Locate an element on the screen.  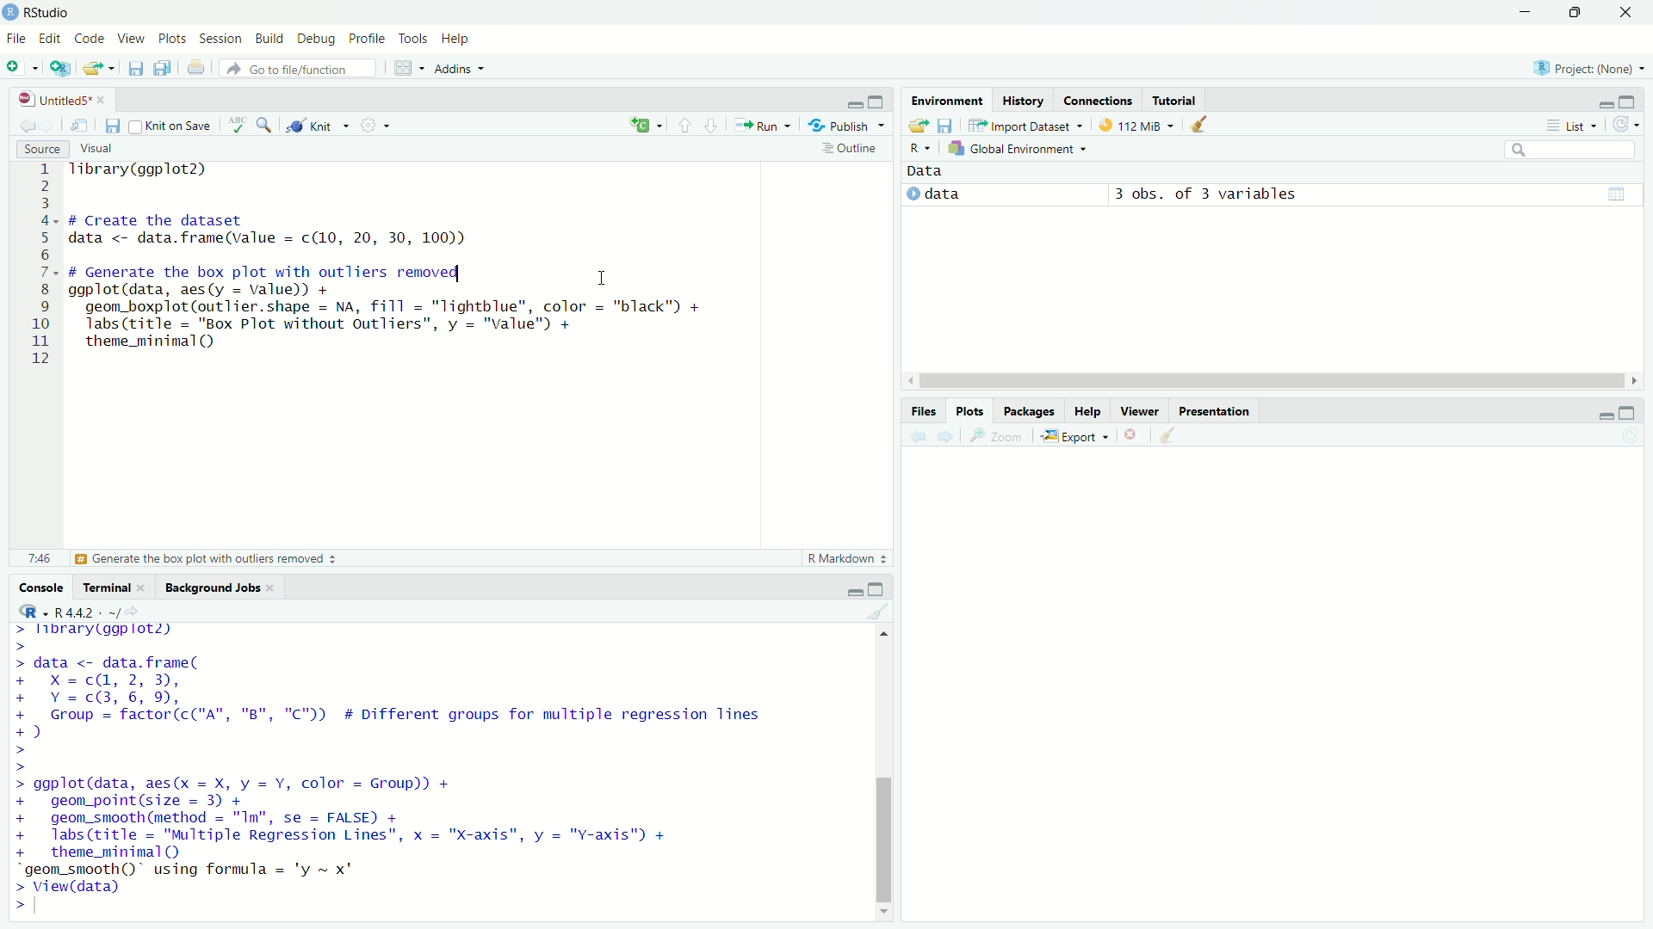
Help is located at coordinates (463, 38).